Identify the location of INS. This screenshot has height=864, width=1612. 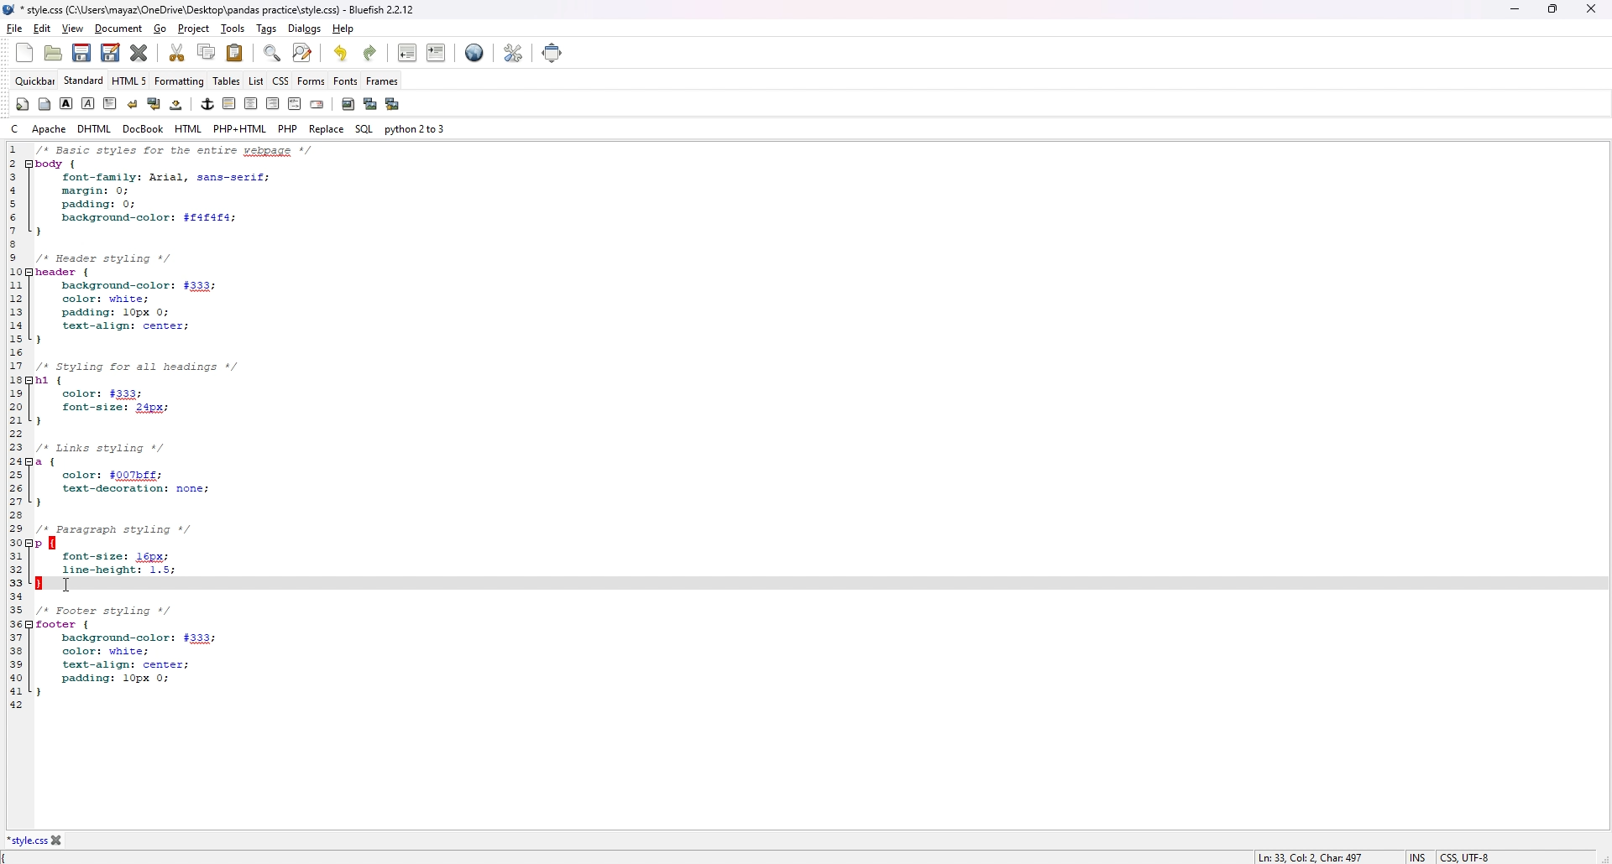
(1420, 856).